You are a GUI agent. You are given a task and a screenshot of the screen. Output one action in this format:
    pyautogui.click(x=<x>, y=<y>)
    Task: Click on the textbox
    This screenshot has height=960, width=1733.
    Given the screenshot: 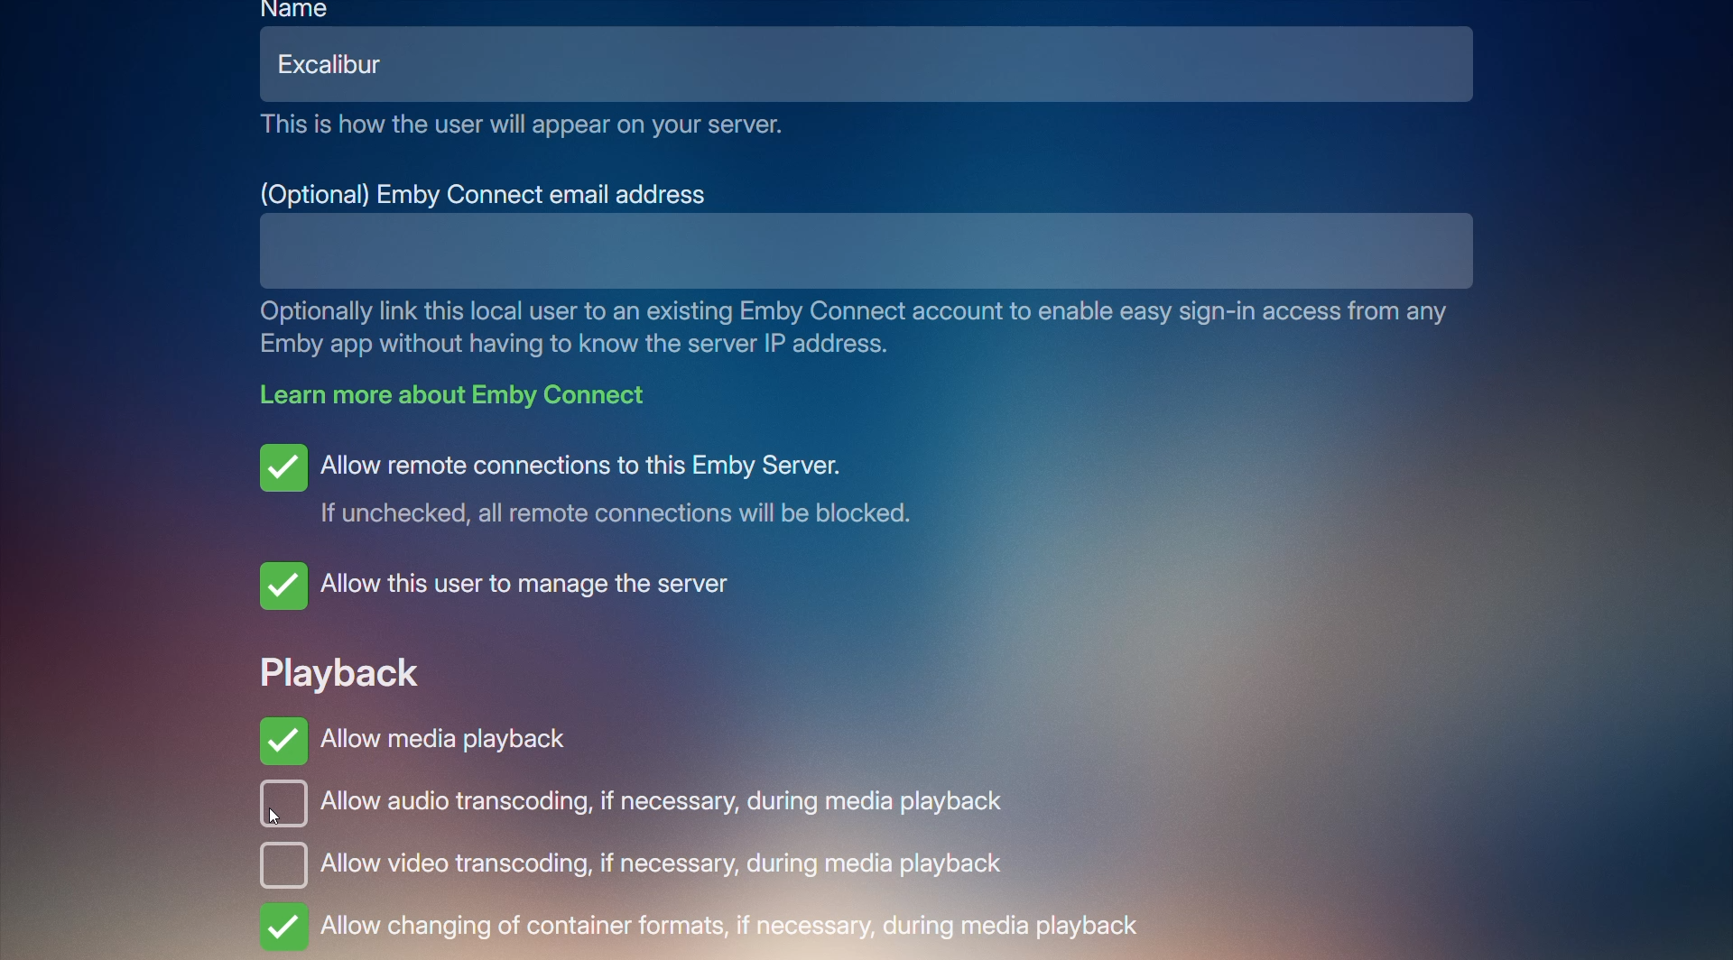 What is the action you would take?
    pyautogui.click(x=805, y=251)
    